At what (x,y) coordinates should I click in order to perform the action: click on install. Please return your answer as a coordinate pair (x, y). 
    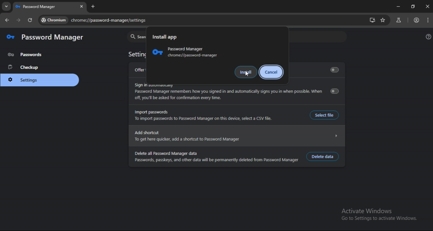
    Looking at the image, I should click on (246, 72).